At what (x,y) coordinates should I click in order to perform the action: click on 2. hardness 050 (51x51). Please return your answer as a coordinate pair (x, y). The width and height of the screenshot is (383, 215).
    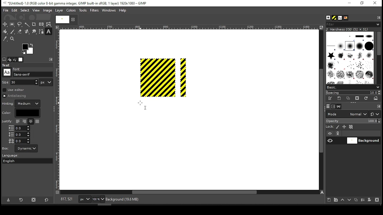
    Looking at the image, I should click on (349, 29).